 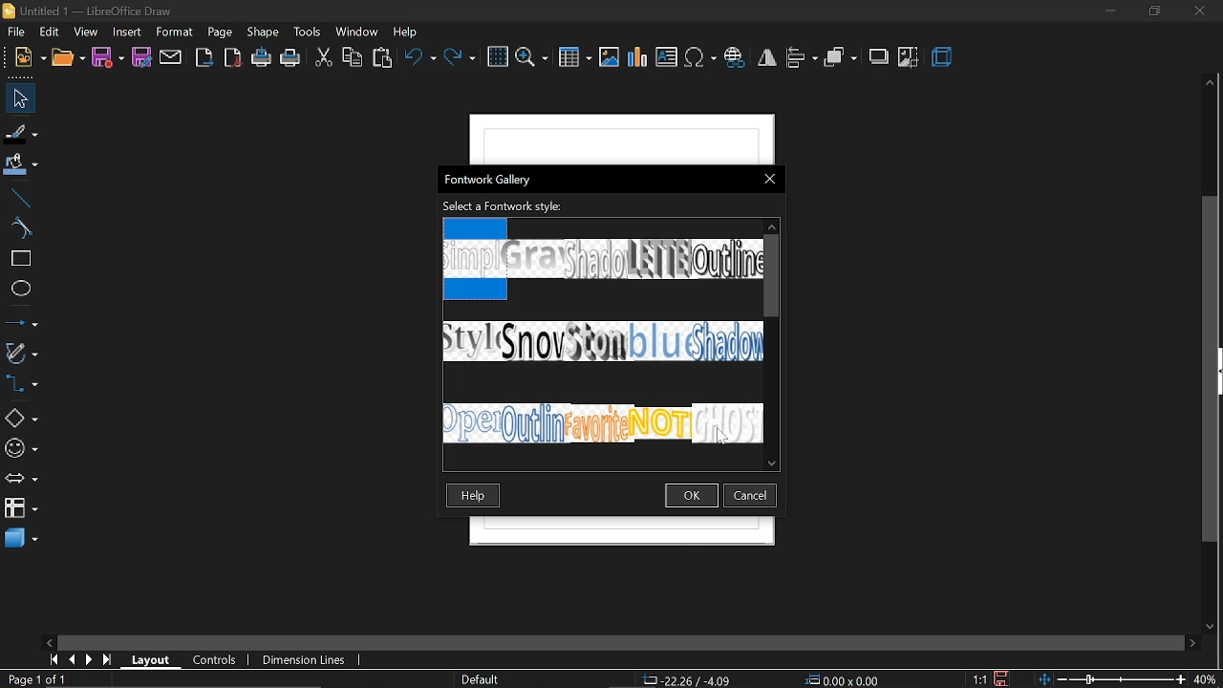 I want to click on curves and polygons, so click(x=21, y=352).